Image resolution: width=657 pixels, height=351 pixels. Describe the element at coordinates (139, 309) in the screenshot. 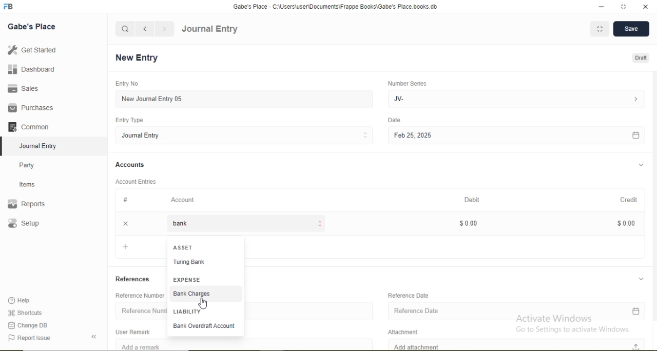

I see `Reference Number` at that location.